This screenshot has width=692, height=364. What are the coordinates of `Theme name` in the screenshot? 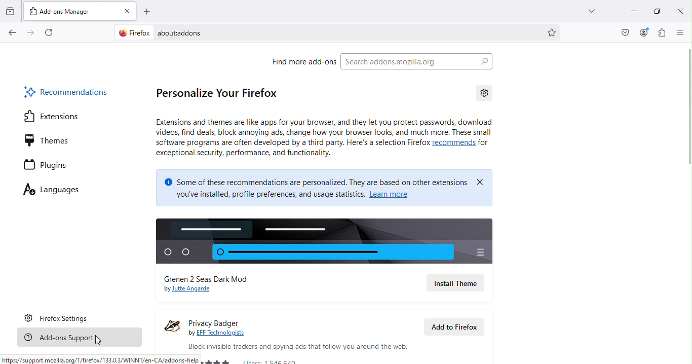 It's located at (218, 278).